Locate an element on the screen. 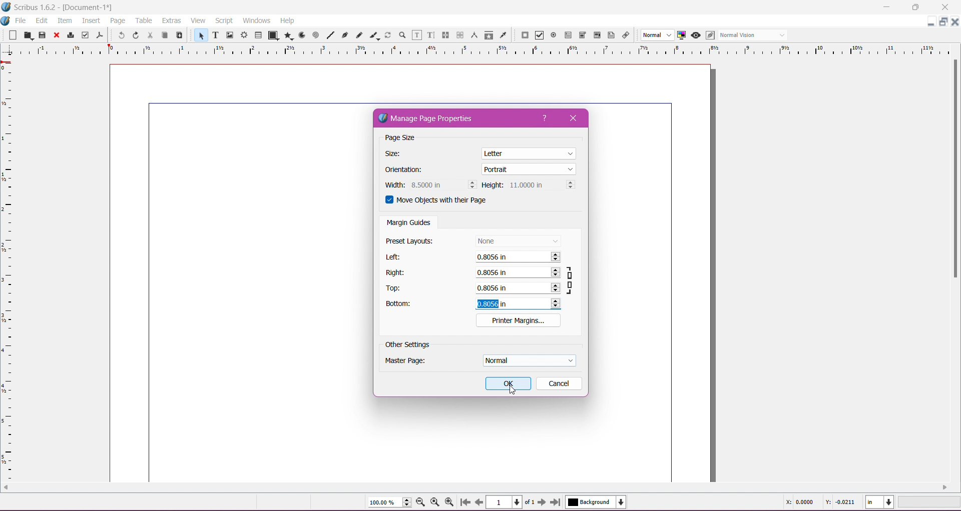 The height and width of the screenshot is (511, 961). Image Frame is located at coordinates (230, 35).